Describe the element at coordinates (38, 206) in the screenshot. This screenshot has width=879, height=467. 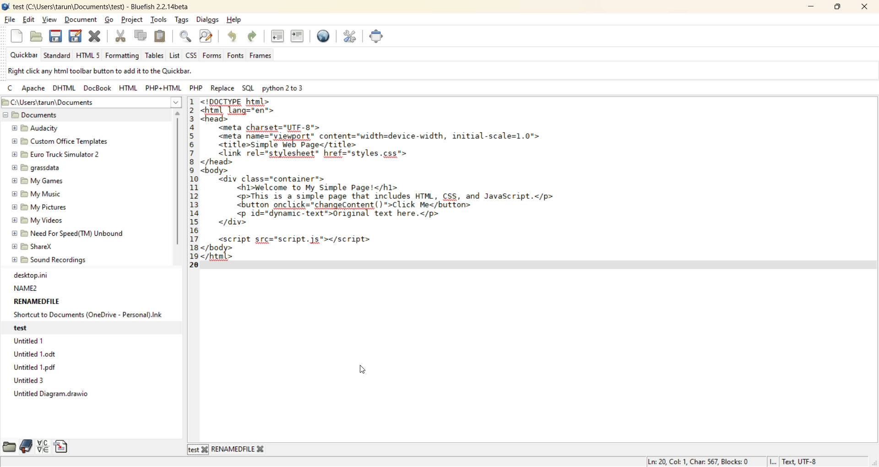
I see `My Pictures` at that location.